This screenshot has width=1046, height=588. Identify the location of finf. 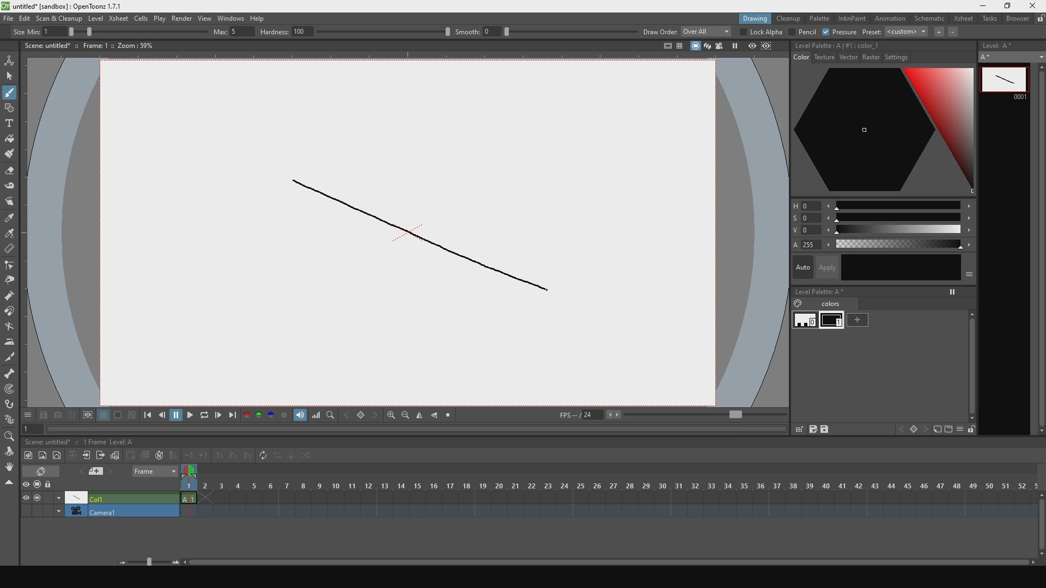
(331, 416).